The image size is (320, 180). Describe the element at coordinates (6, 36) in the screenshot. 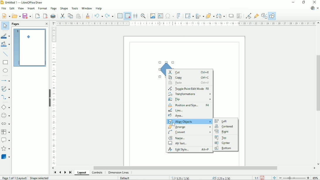

I see `Line color` at that location.